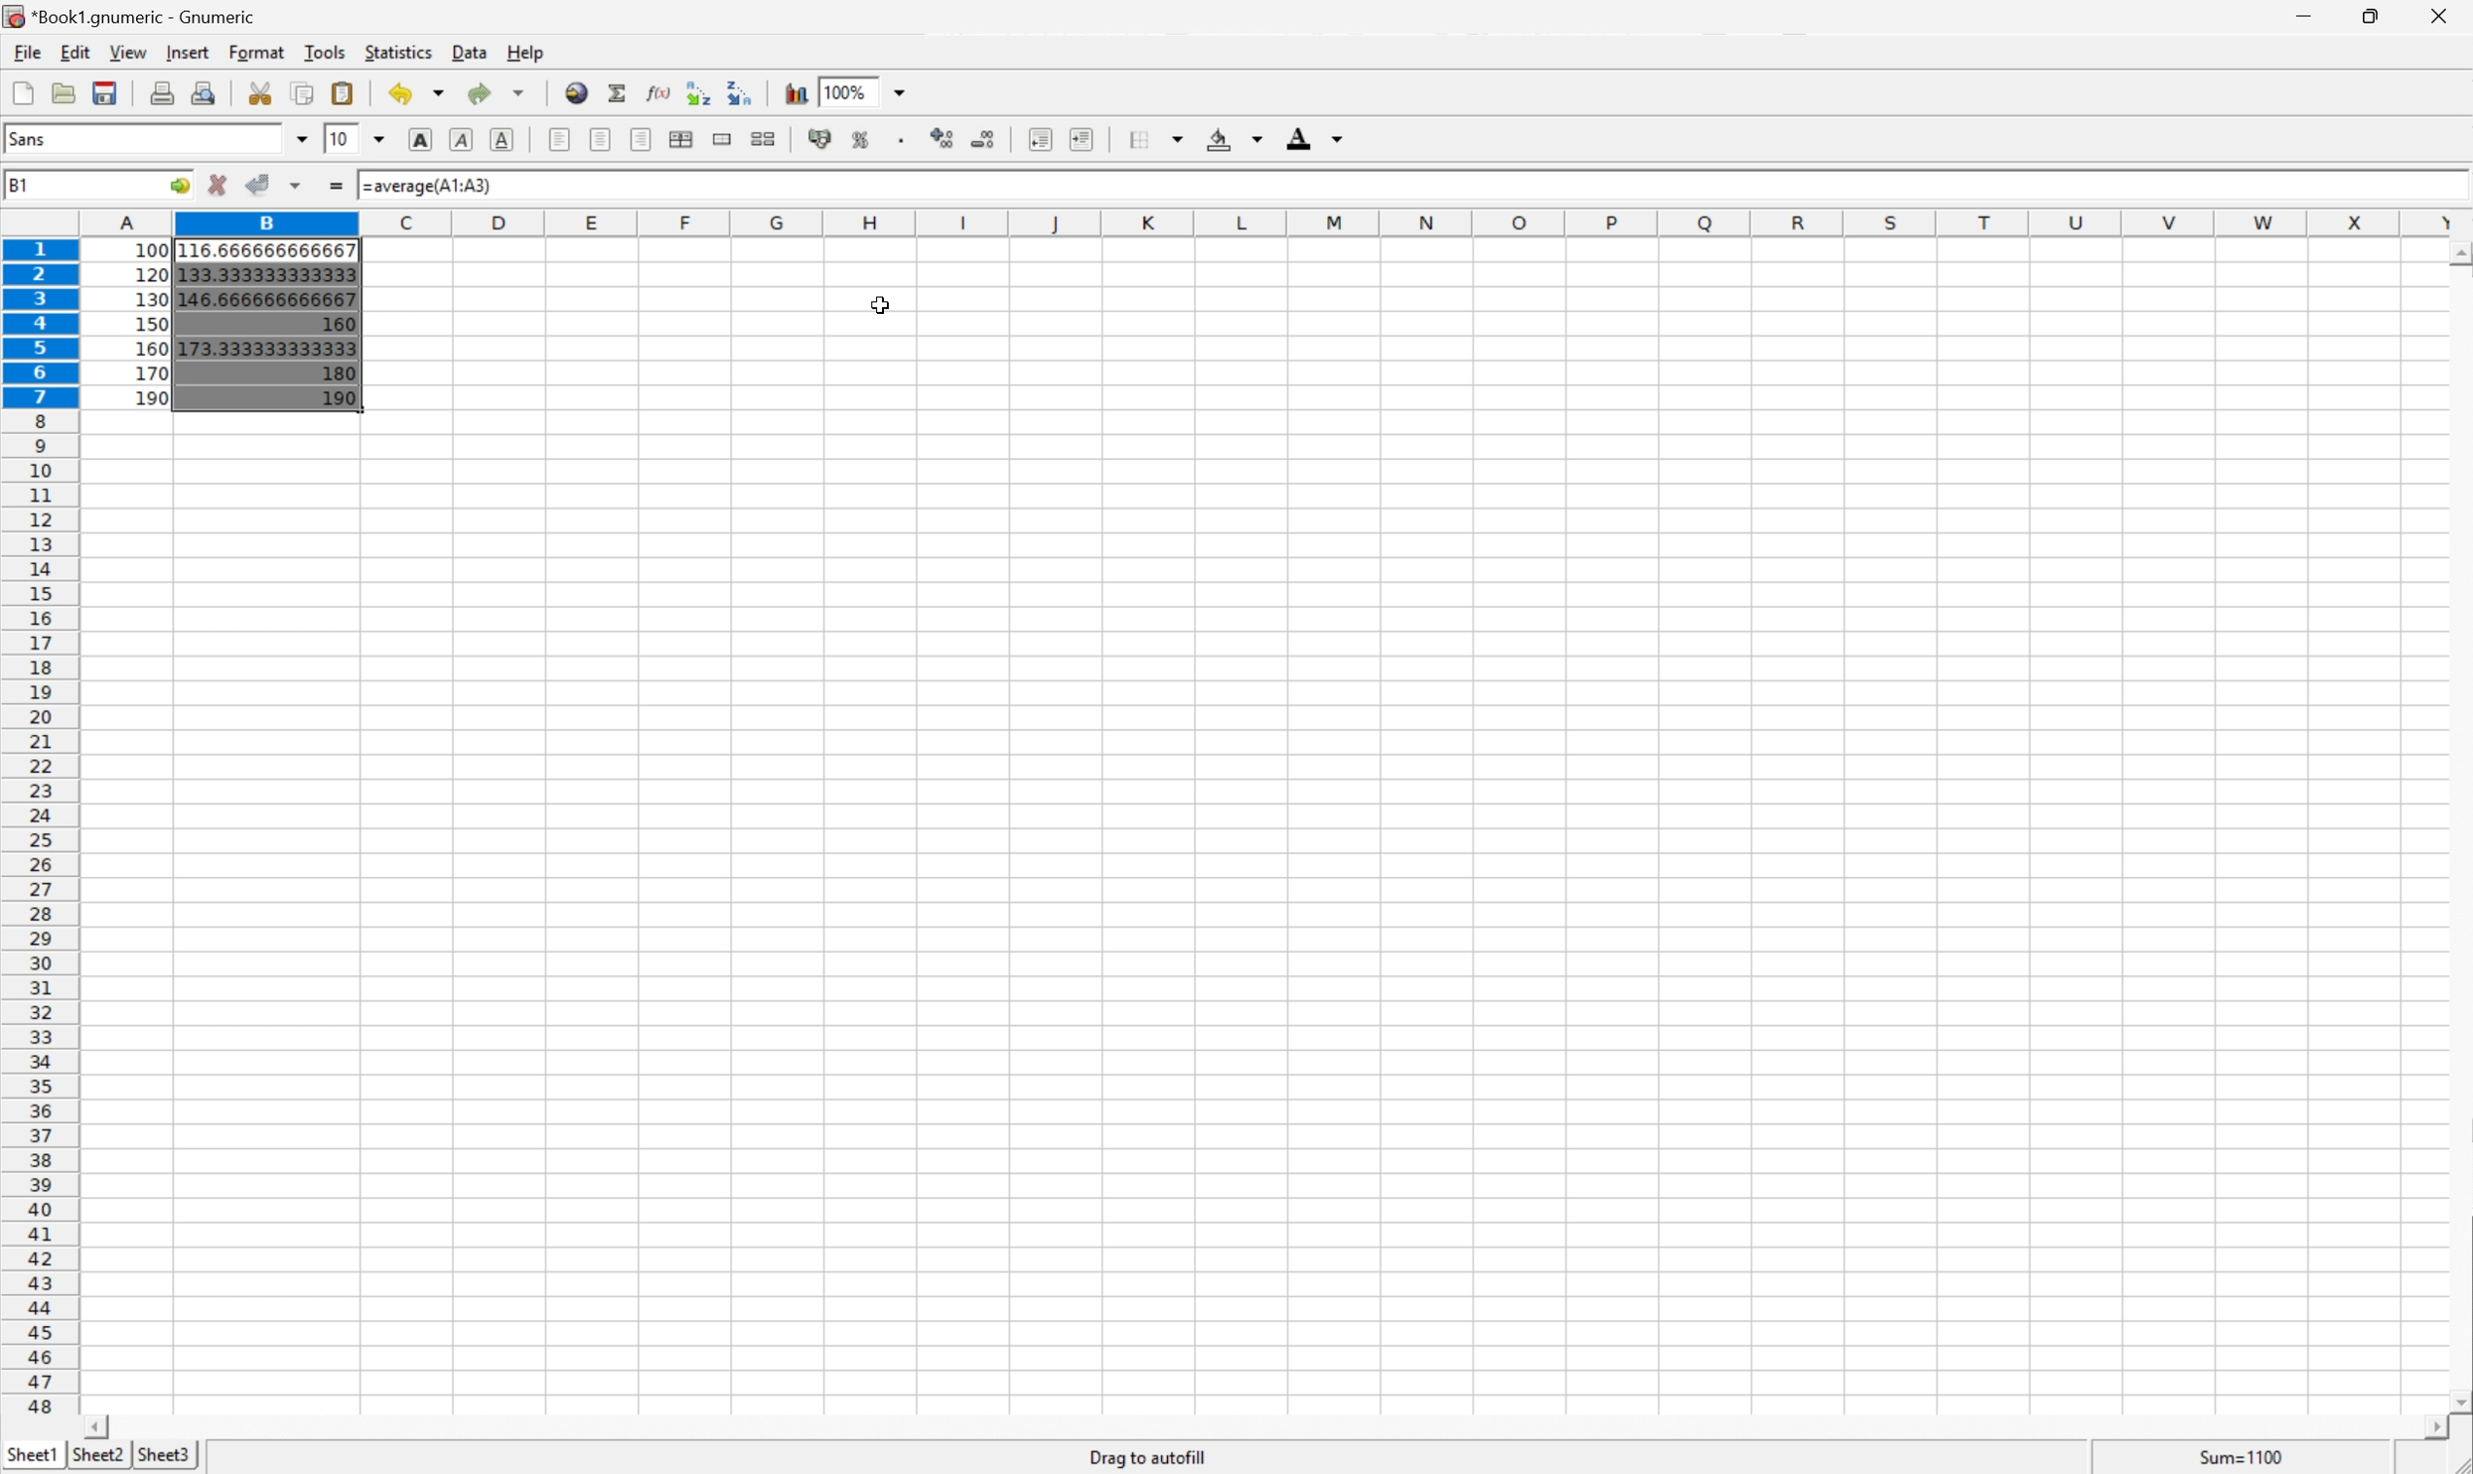 Image resolution: width=2473 pixels, height=1474 pixels. I want to click on Column names, so click(1272, 223).